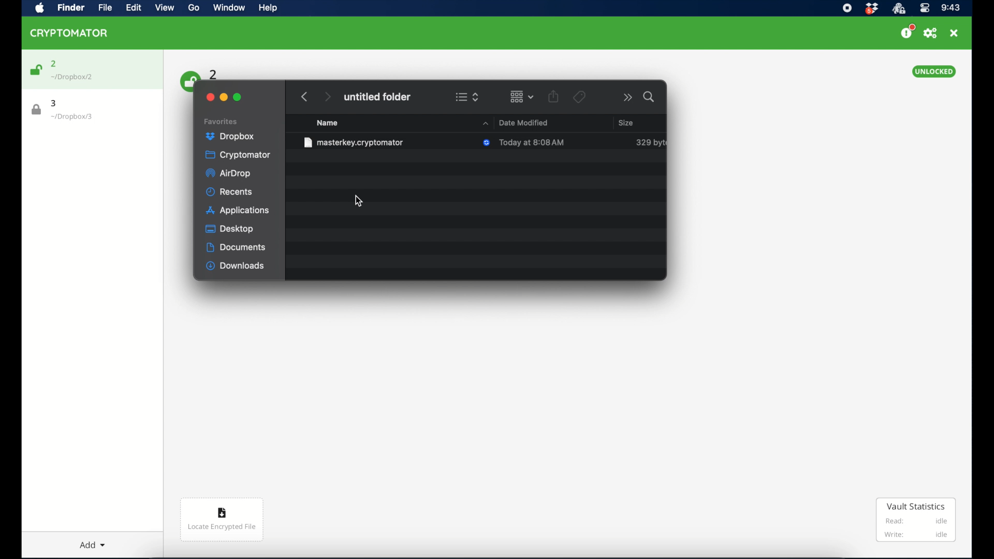  Describe the element at coordinates (54, 103) in the screenshot. I see `3` at that location.